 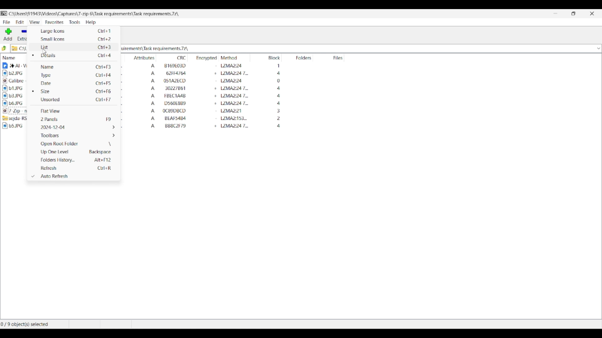 I want to click on Favorites menu, so click(x=55, y=22).